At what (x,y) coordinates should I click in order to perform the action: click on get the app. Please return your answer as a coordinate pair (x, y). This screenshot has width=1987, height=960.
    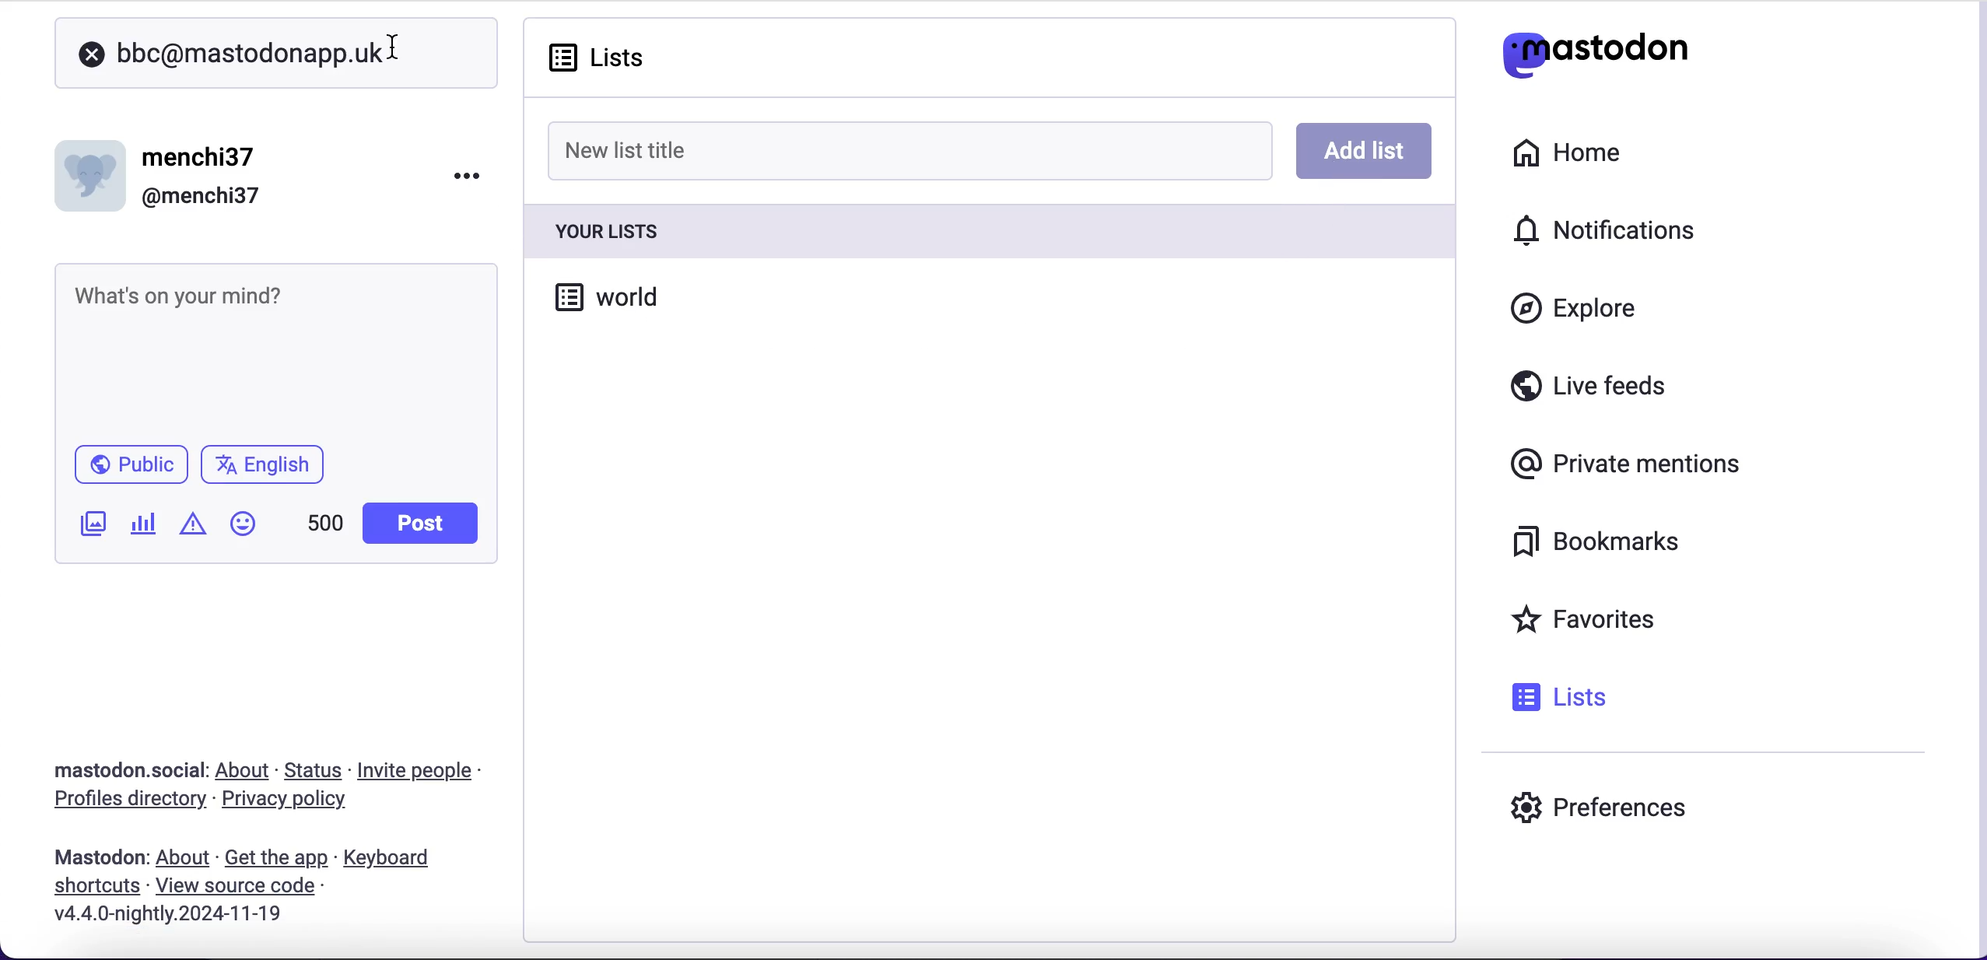
    Looking at the image, I should click on (275, 857).